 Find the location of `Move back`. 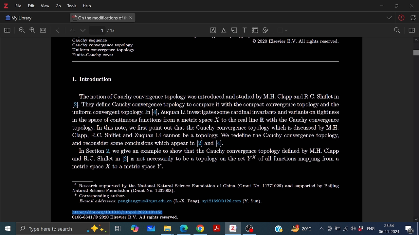

Move back is located at coordinates (58, 30).